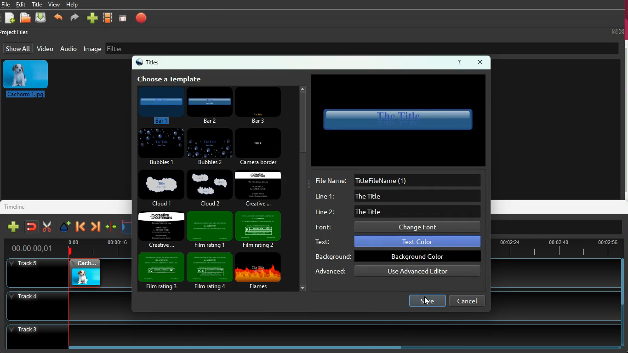 Image resolution: width=628 pixels, height=353 pixels. Describe the element at coordinates (73, 6) in the screenshot. I see `help` at that location.